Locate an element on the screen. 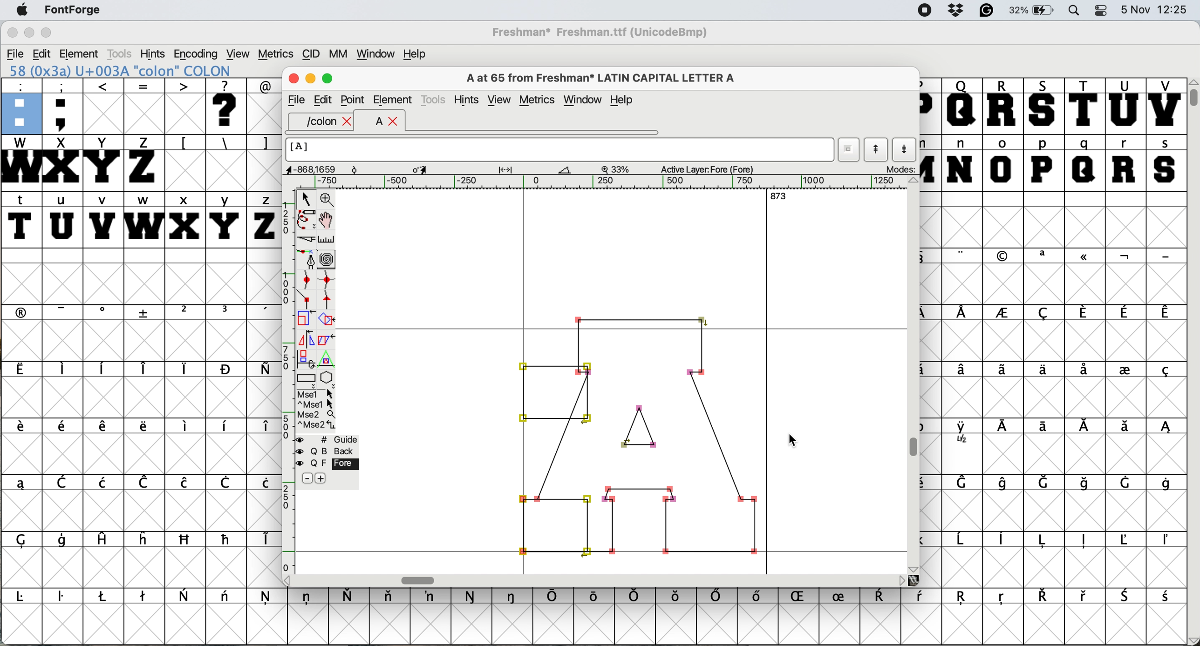  symbol is located at coordinates (595, 595).